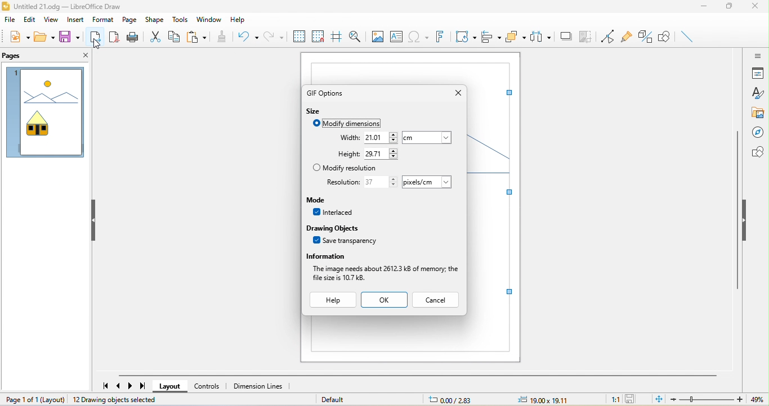 Image resolution: width=769 pixels, height=406 pixels. What do you see at coordinates (586, 37) in the screenshot?
I see `crop` at bounding box center [586, 37].